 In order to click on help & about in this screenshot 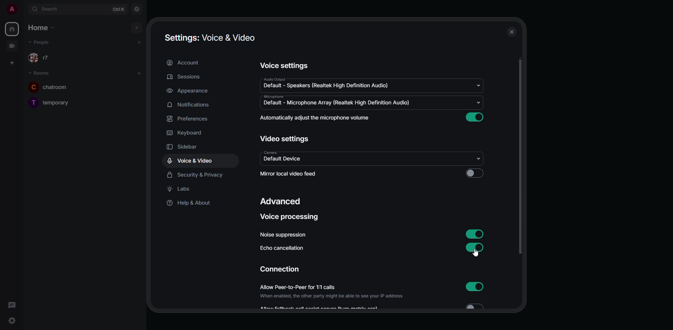, I will do `click(189, 203)`.